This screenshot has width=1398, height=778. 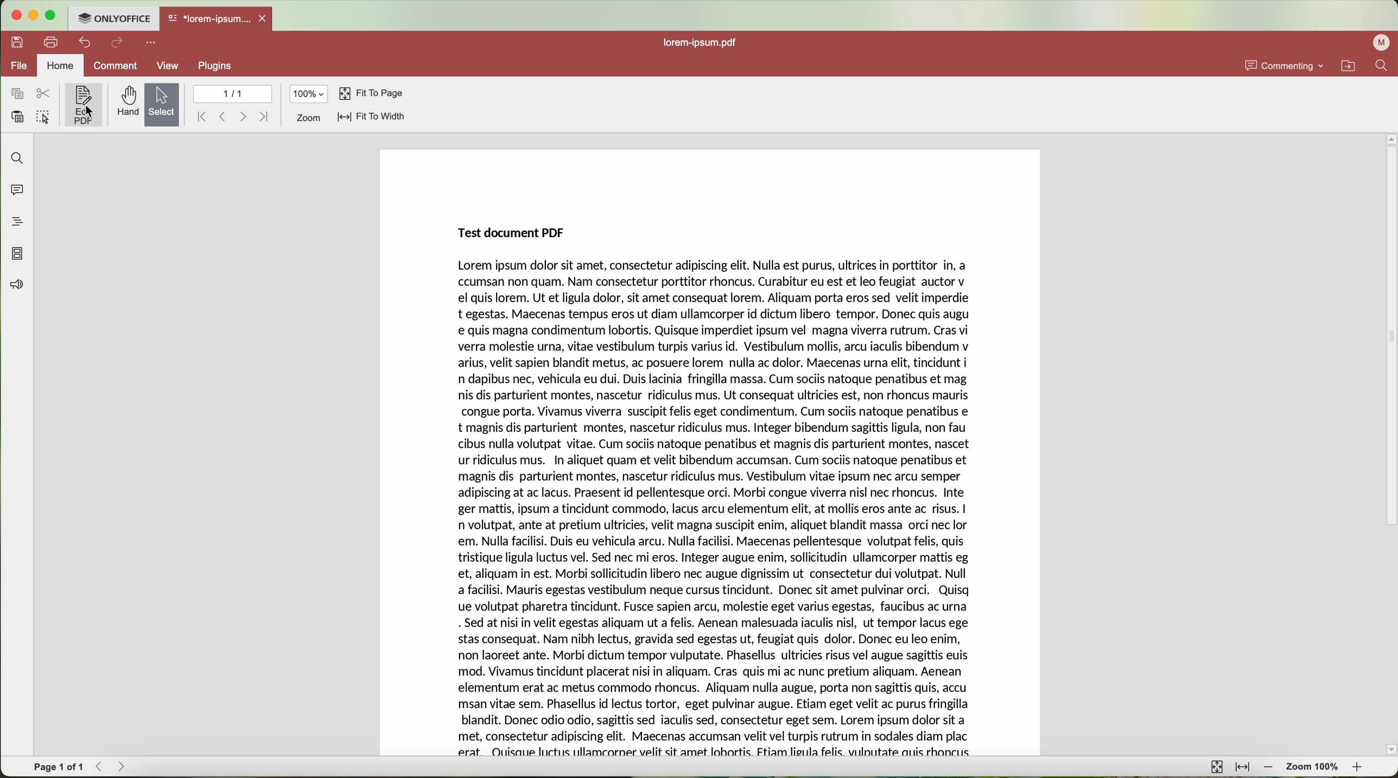 What do you see at coordinates (201, 117) in the screenshot?
I see `First page` at bounding box center [201, 117].